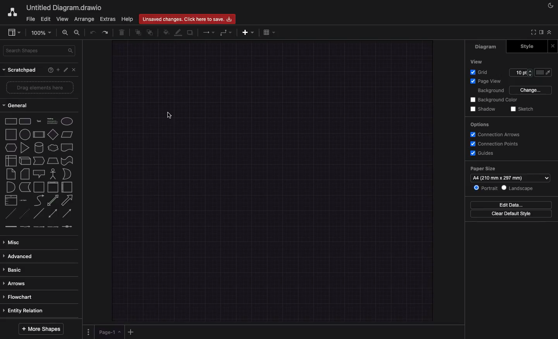  What do you see at coordinates (67, 174) in the screenshot?
I see `and` at bounding box center [67, 174].